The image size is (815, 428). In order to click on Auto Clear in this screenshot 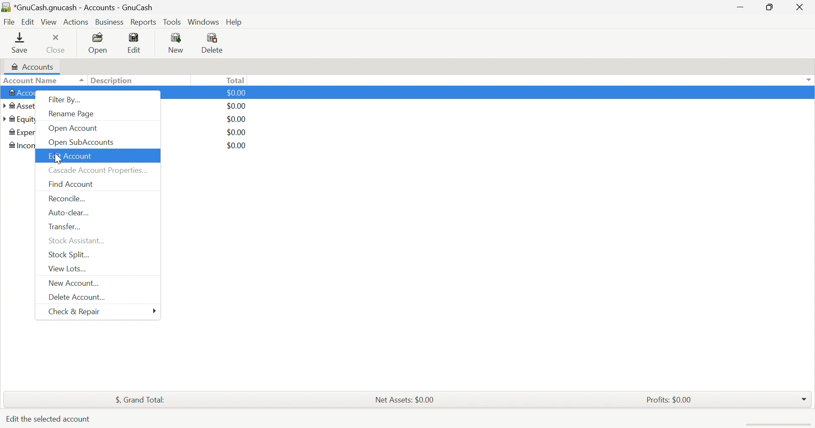, I will do `click(68, 214)`.